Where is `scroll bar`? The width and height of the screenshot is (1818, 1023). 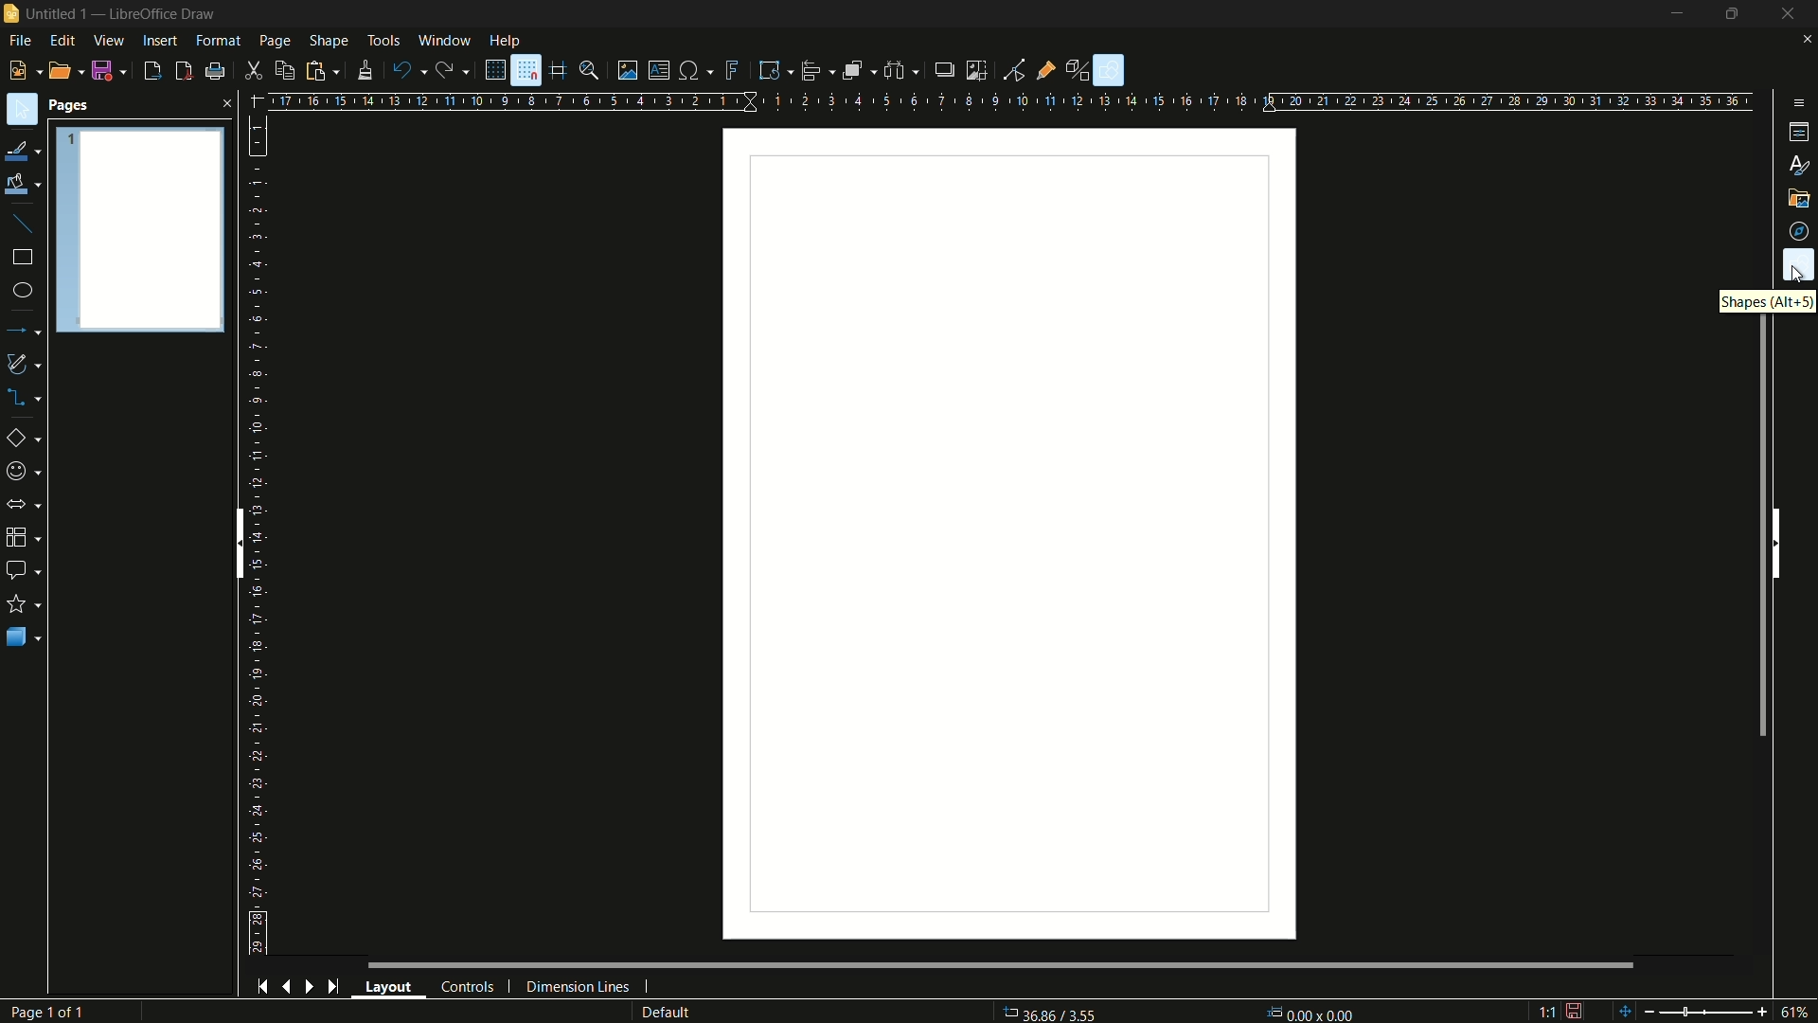 scroll bar is located at coordinates (238, 543).